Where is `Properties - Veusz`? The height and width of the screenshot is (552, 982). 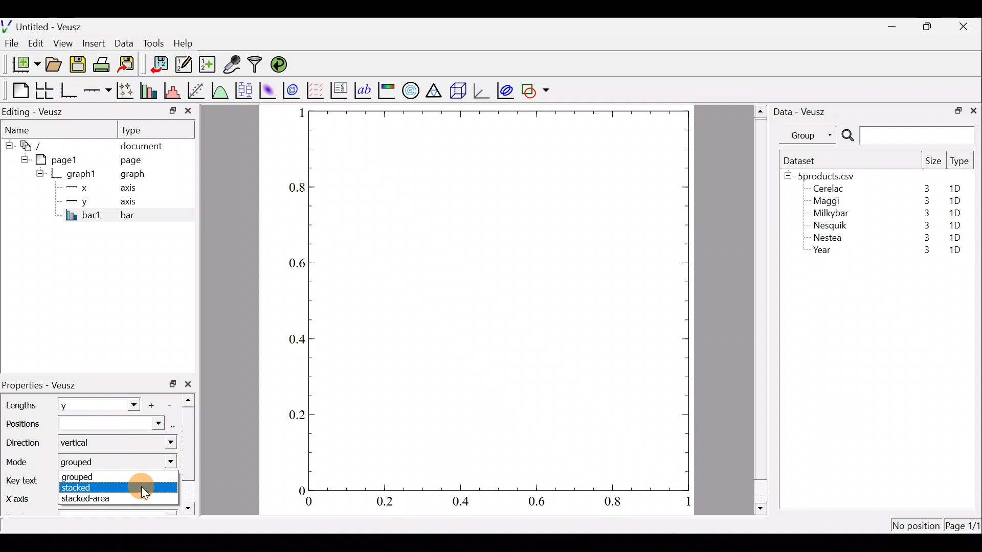
Properties - Veusz is located at coordinates (43, 385).